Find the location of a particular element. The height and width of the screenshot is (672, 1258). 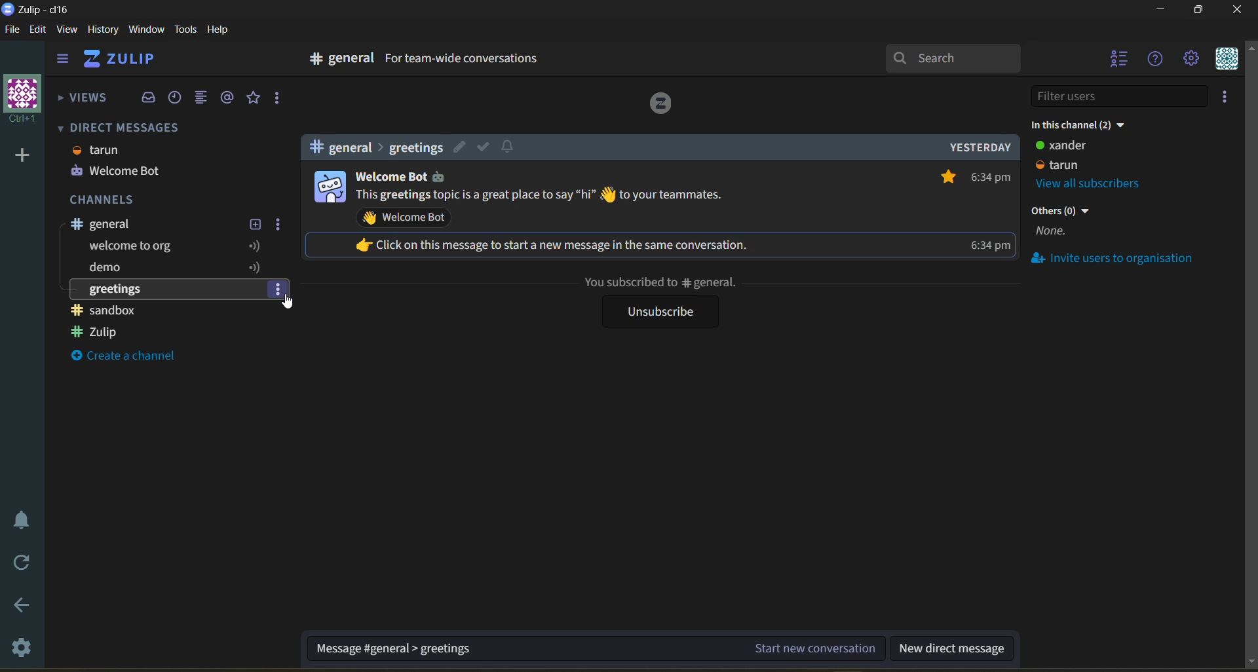

star is located at coordinates (945, 176).